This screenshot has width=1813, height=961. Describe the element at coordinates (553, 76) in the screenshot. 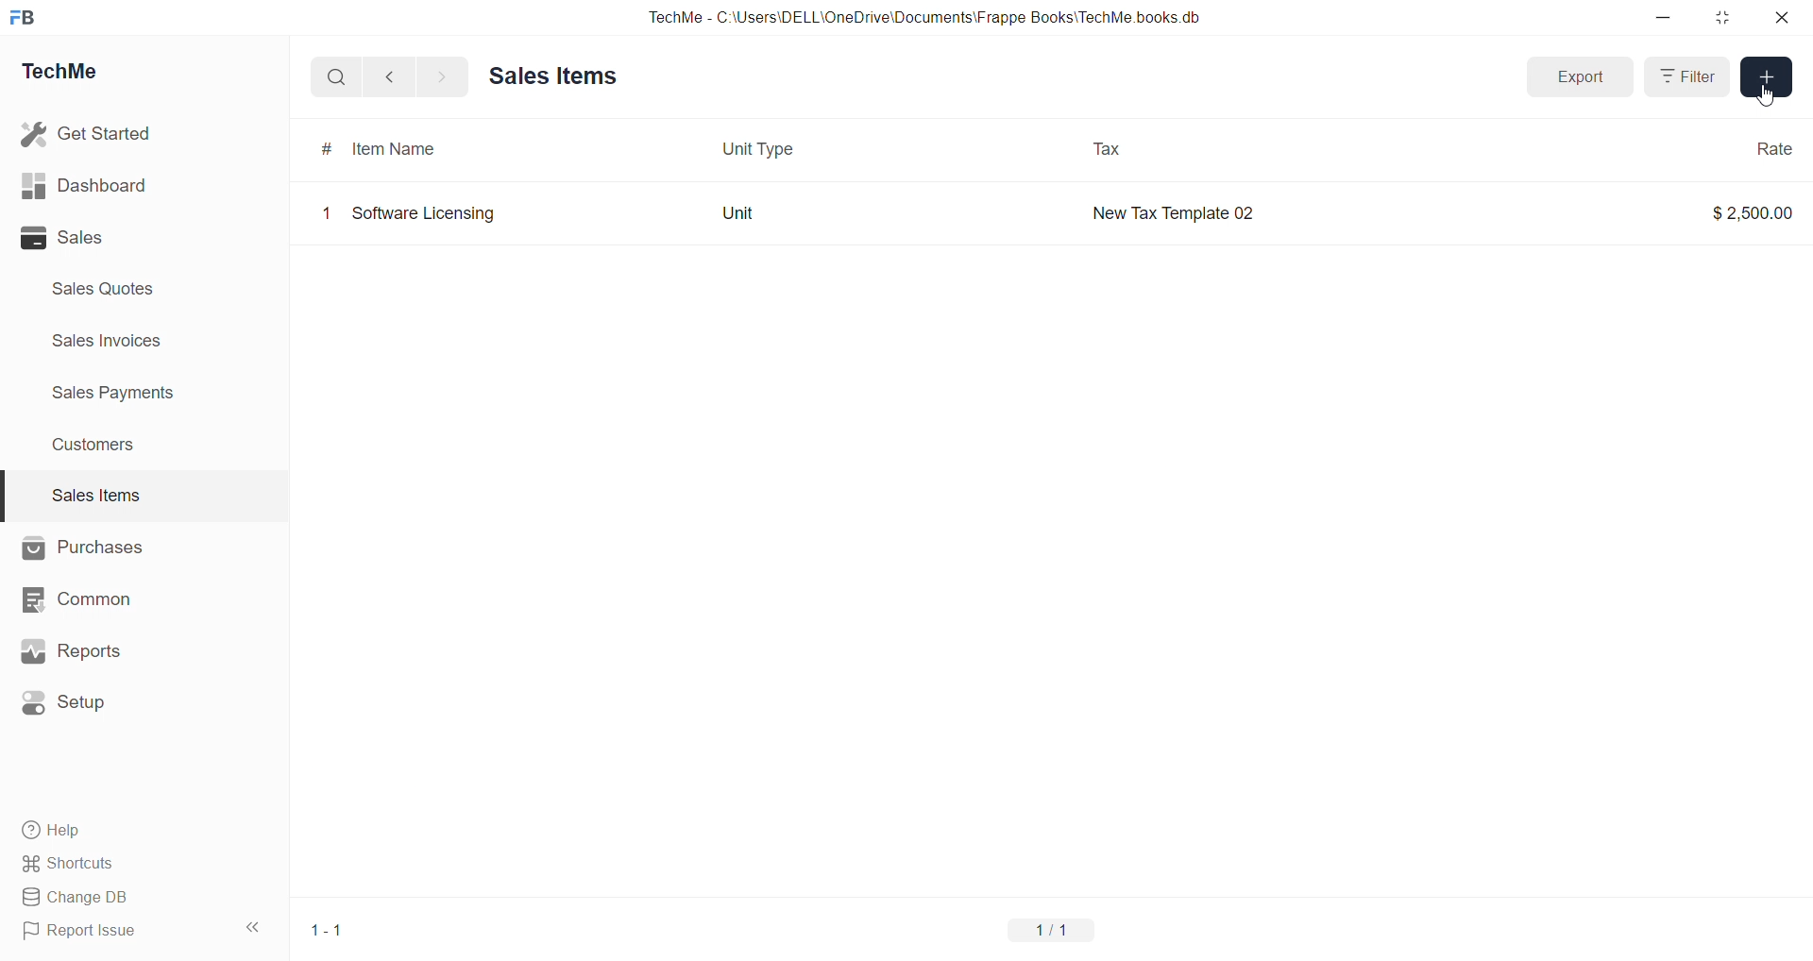

I see `Sales items` at that location.